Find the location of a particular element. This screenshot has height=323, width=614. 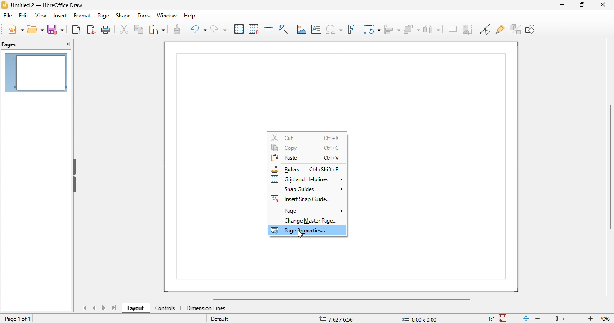

window is located at coordinates (167, 16).